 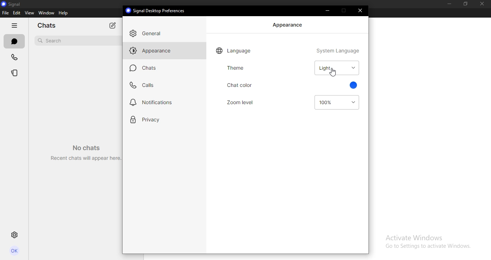 What do you see at coordinates (17, 13) in the screenshot?
I see `edit` at bounding box center [17, 13].